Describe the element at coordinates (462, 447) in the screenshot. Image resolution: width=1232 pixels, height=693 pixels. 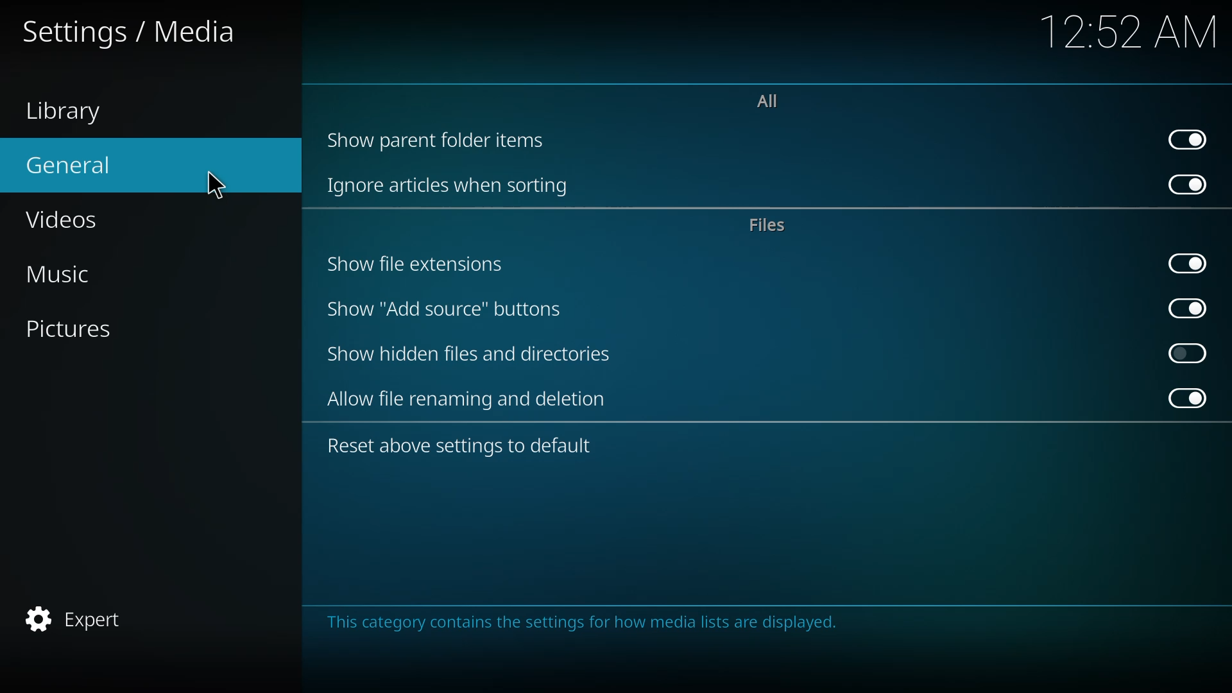
I see `reset above settings to default` at that location.